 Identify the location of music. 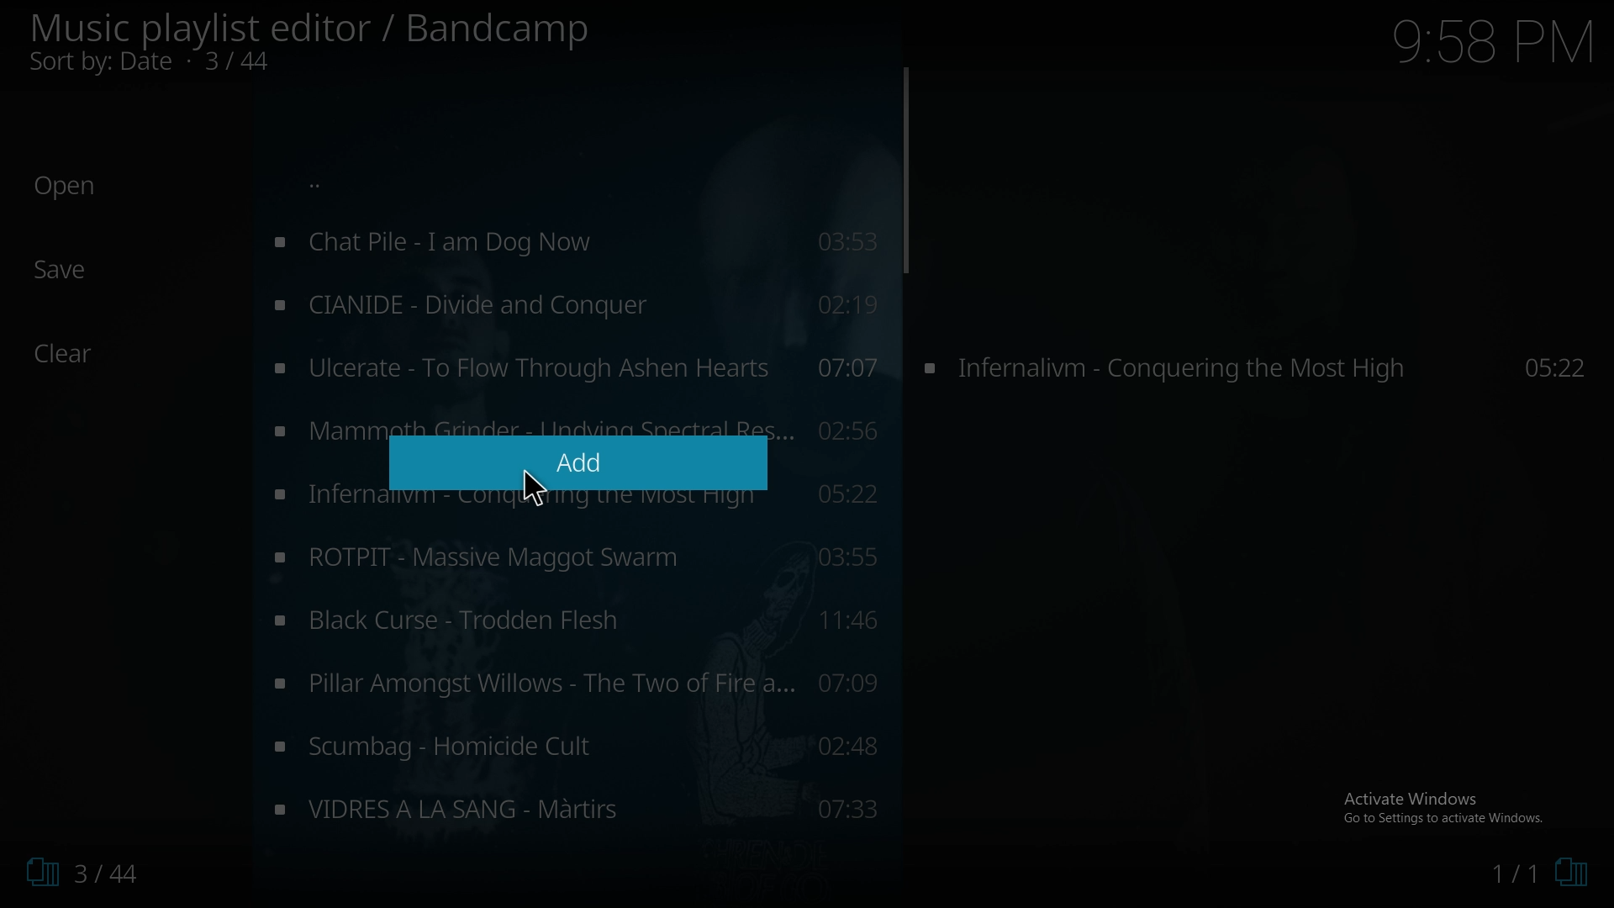
(573, 557).